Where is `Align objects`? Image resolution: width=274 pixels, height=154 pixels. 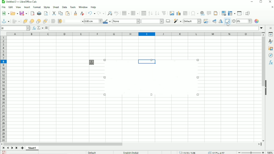
Align objects is located at coordinates (16, 21).